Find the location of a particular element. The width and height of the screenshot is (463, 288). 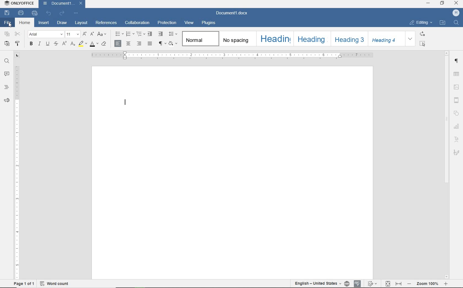

editing is located at coordinates (421, 22).